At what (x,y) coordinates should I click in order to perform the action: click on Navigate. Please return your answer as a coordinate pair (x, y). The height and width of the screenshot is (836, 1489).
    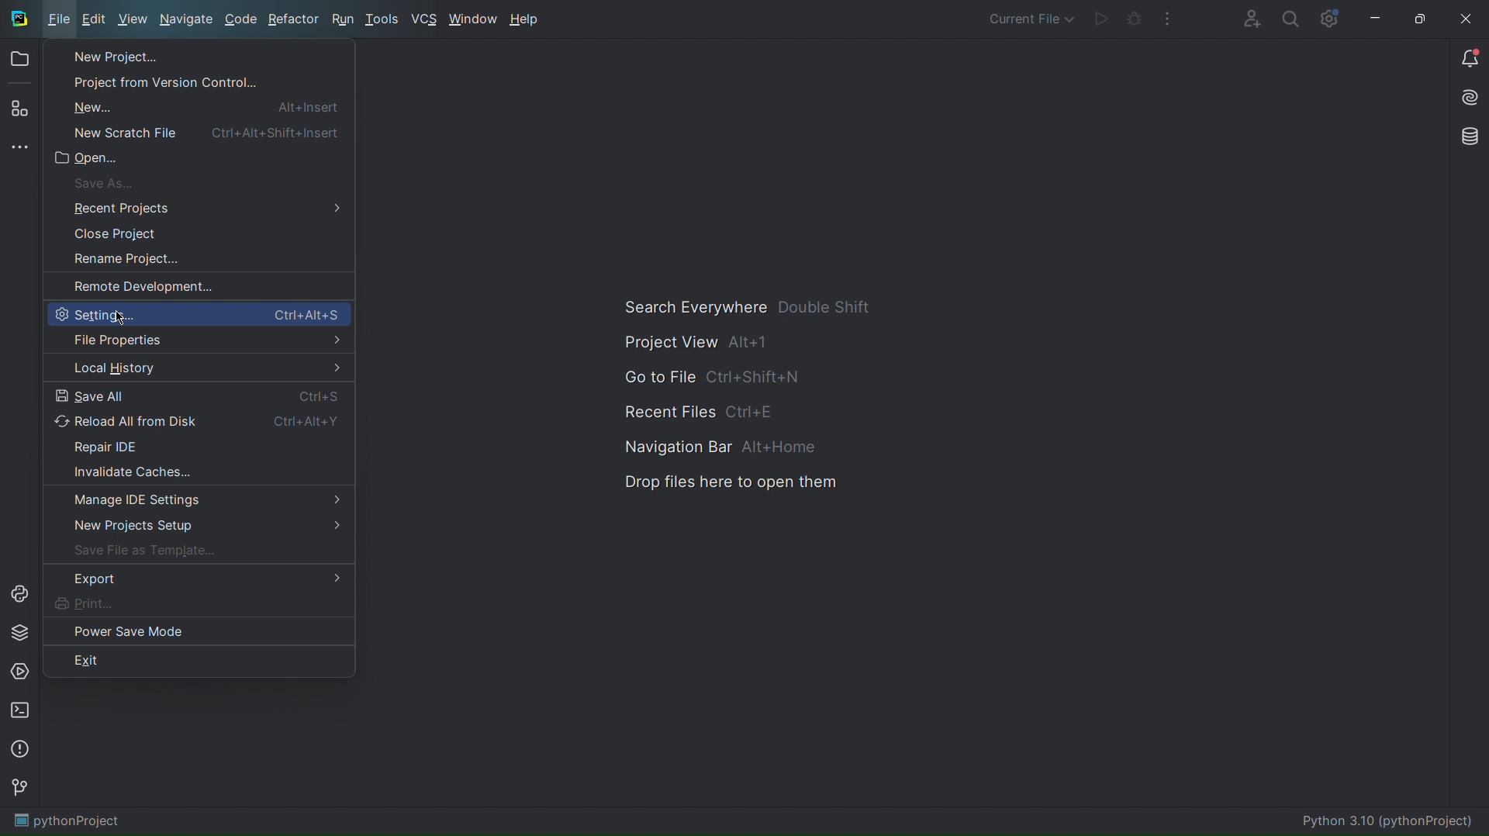
    Looking at the image, I should click on (187, 22).